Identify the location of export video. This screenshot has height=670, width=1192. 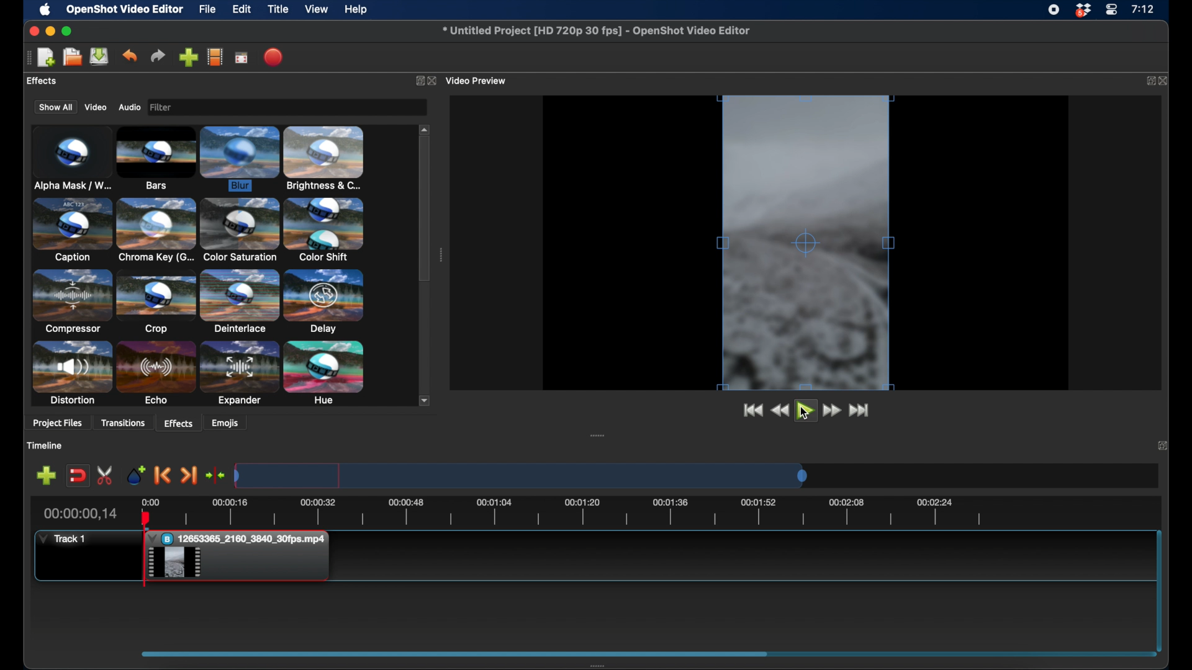
(275, 57).